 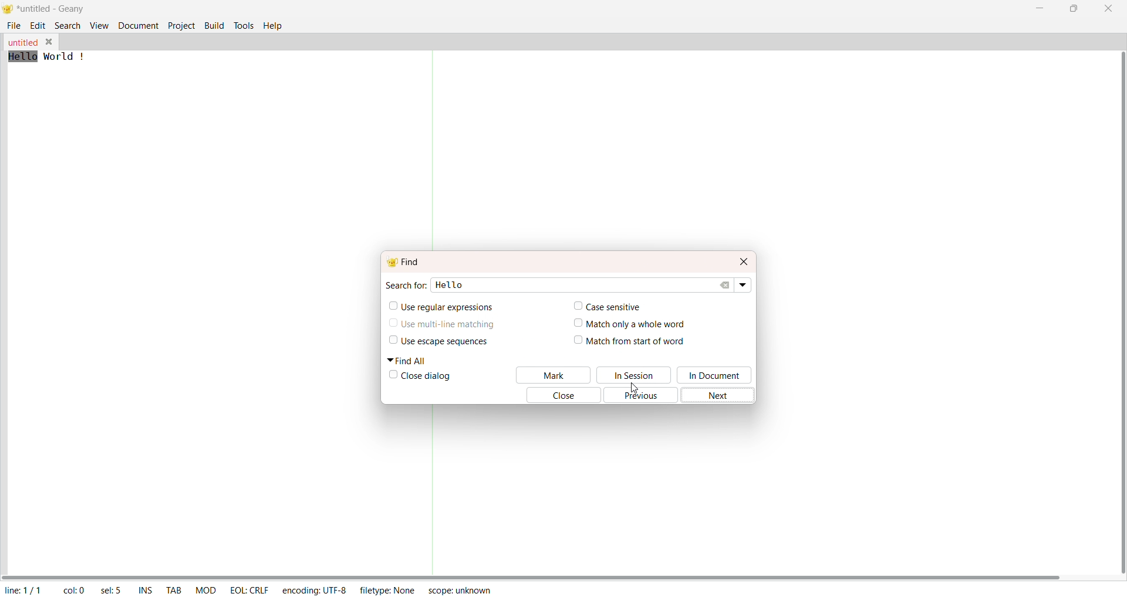 What do you see at coordinates (143, 589) in the screenshot?
I see `INS` at bounding box center [143, 589].